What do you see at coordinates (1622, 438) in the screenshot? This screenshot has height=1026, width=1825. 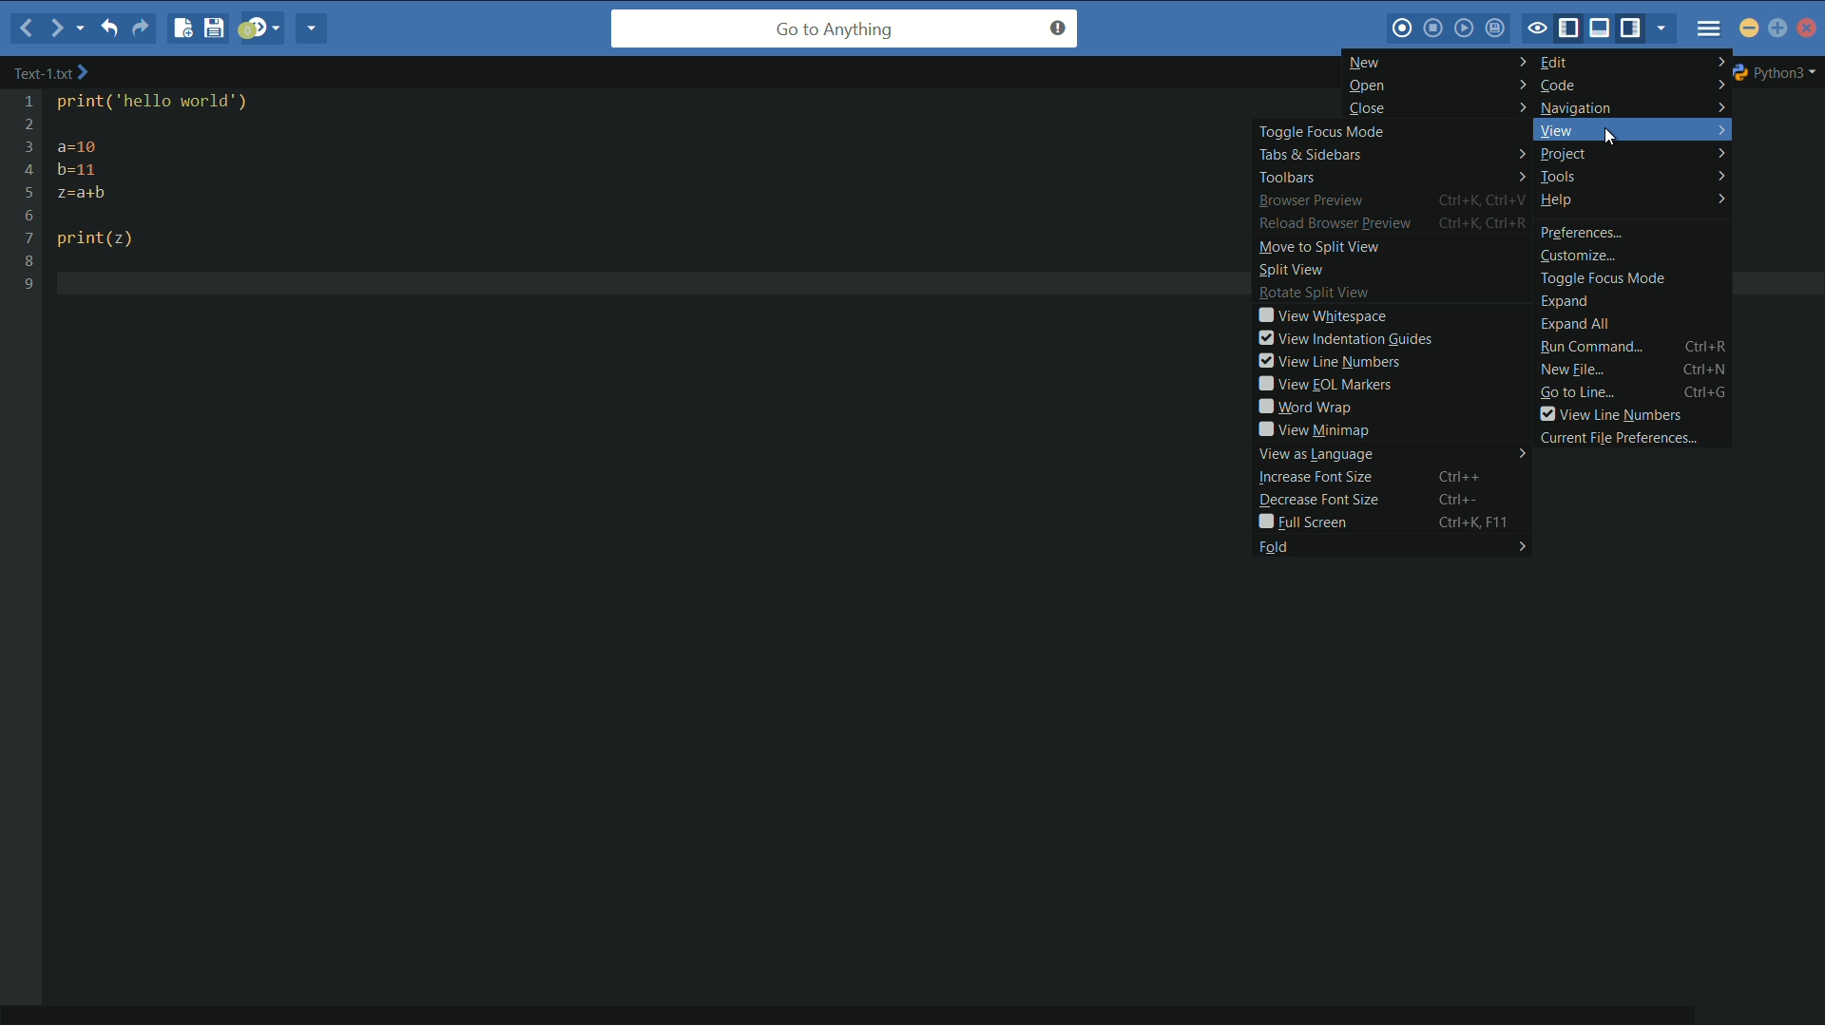 I see `current file preferences` at bounding box center [1622, 438].